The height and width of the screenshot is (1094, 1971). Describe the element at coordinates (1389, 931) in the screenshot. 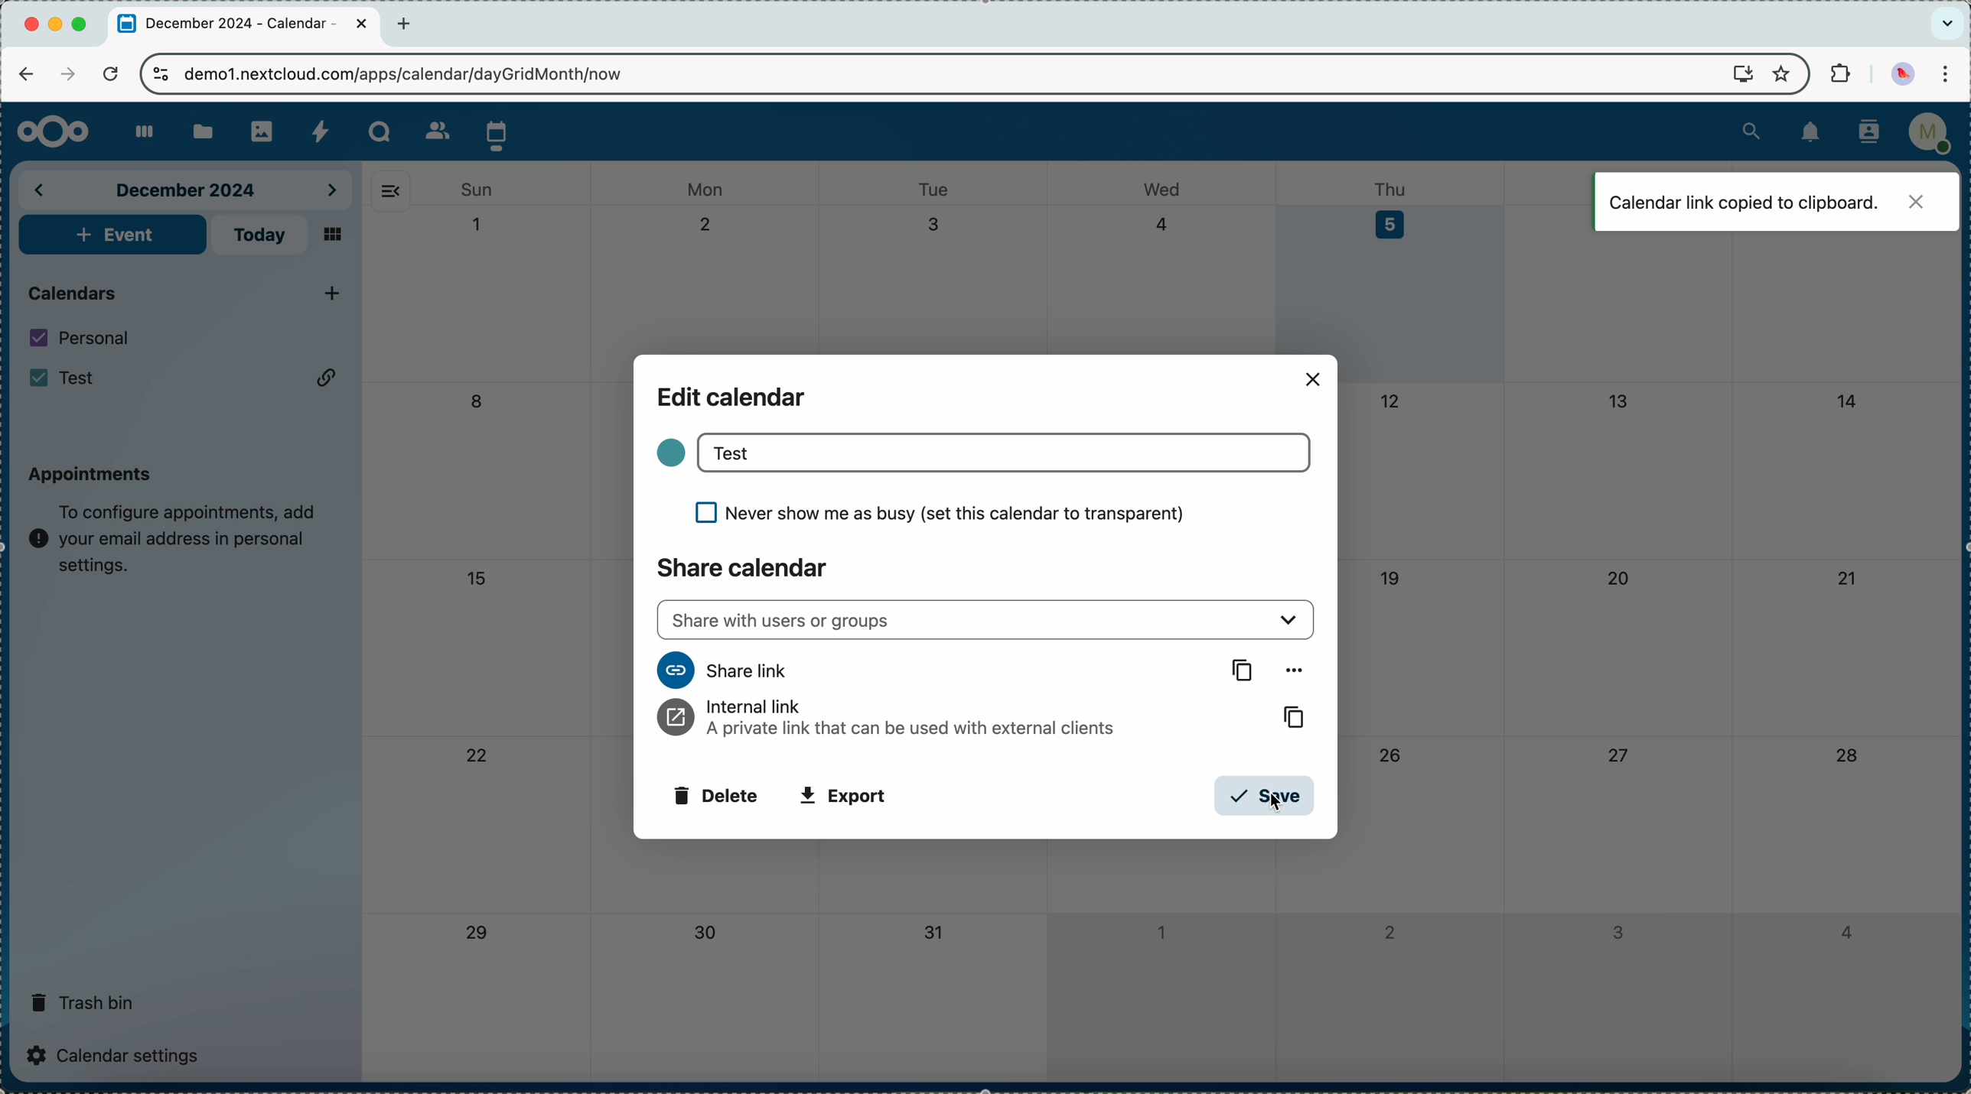

I see `2` at that location.